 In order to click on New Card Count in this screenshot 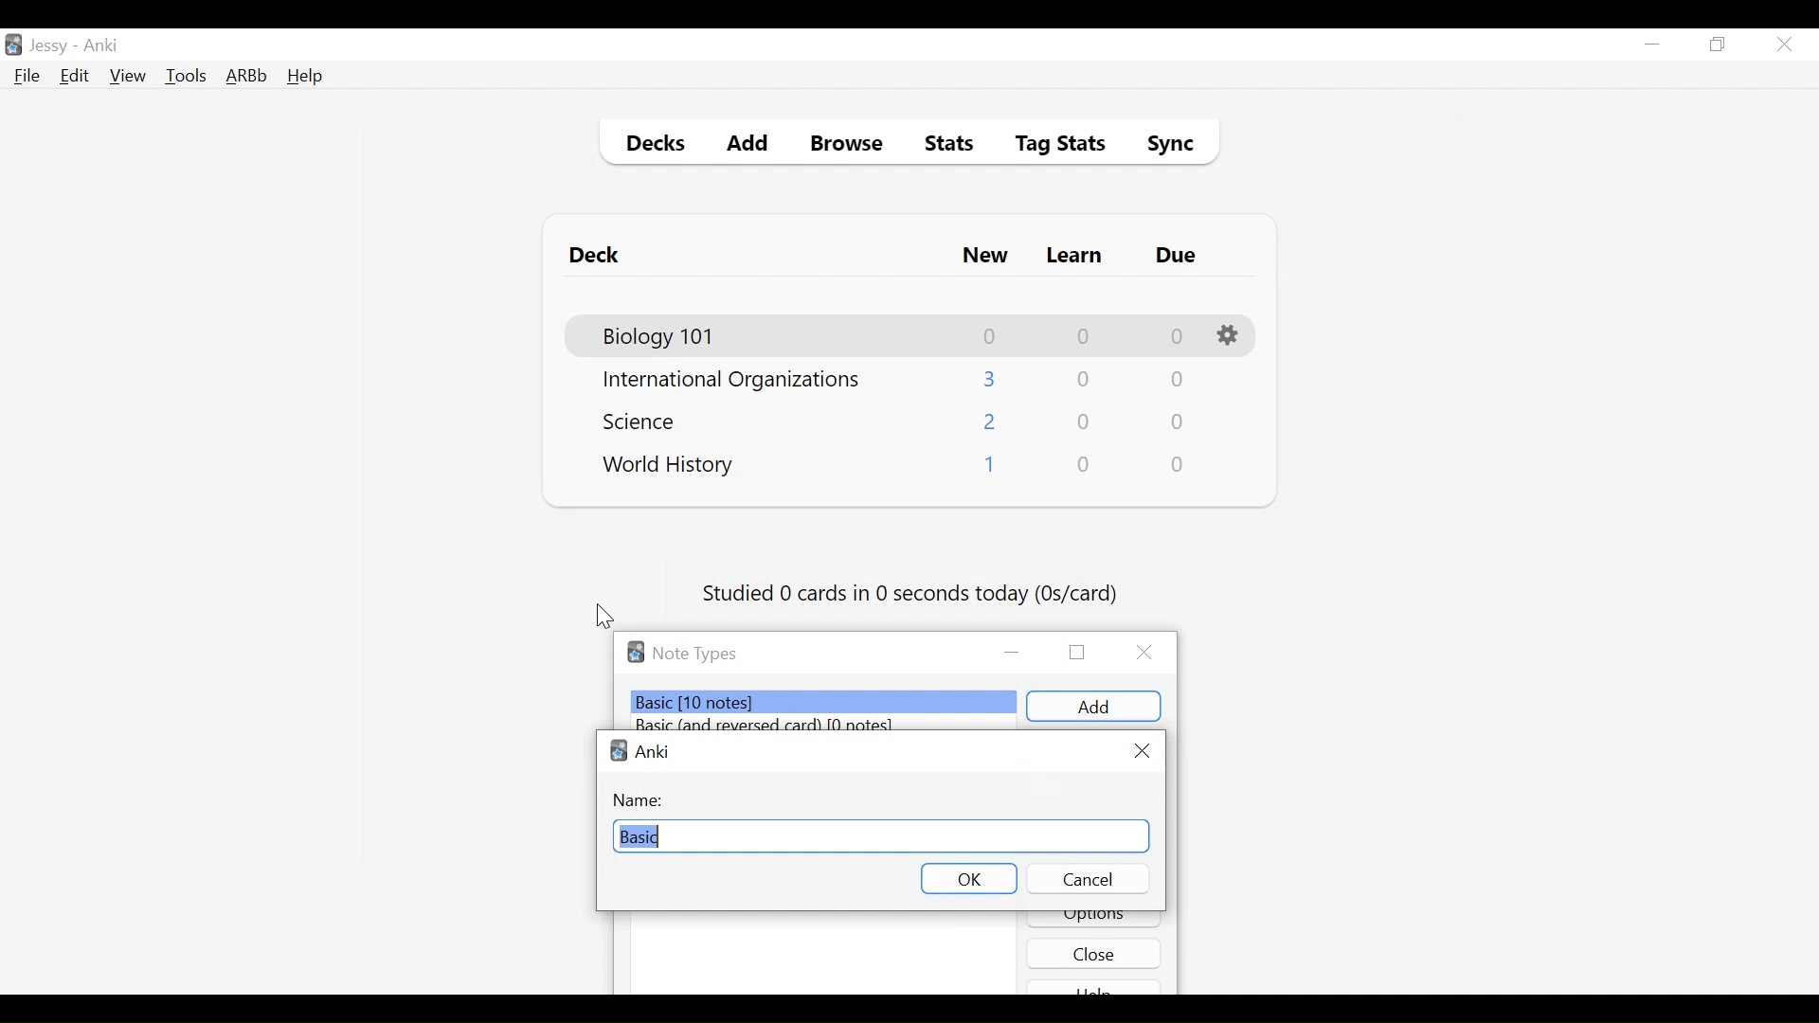, I will do `click(991, 423)`.